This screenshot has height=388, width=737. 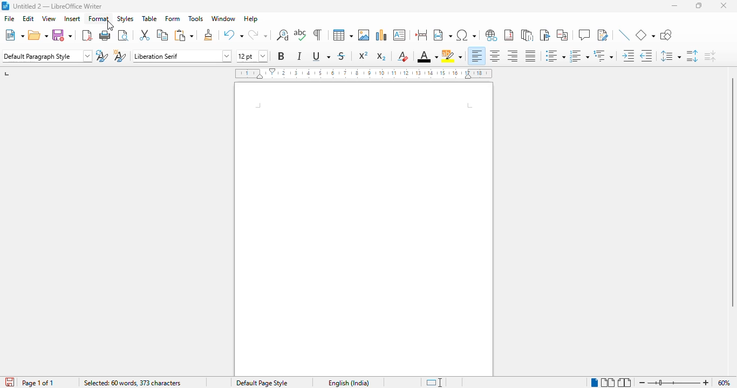 I want to click on insert cross-reference, so click(x=562, y=35).